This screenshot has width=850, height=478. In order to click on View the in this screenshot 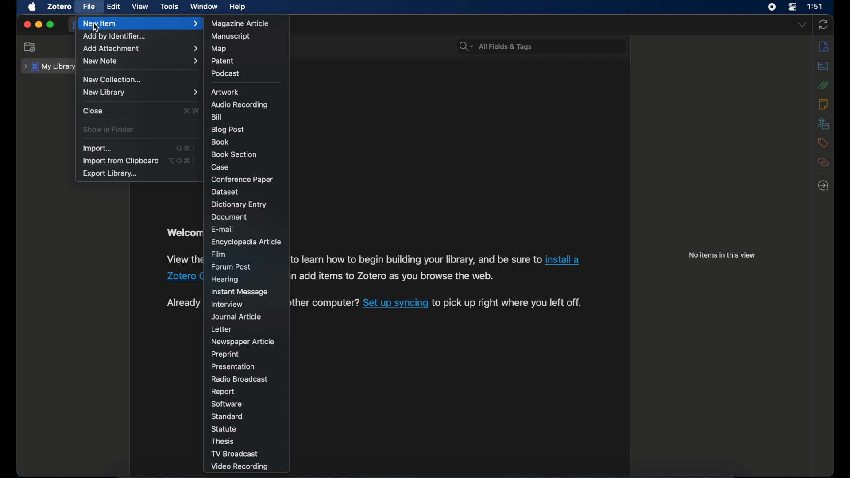, I will do `click(182, 259)`.